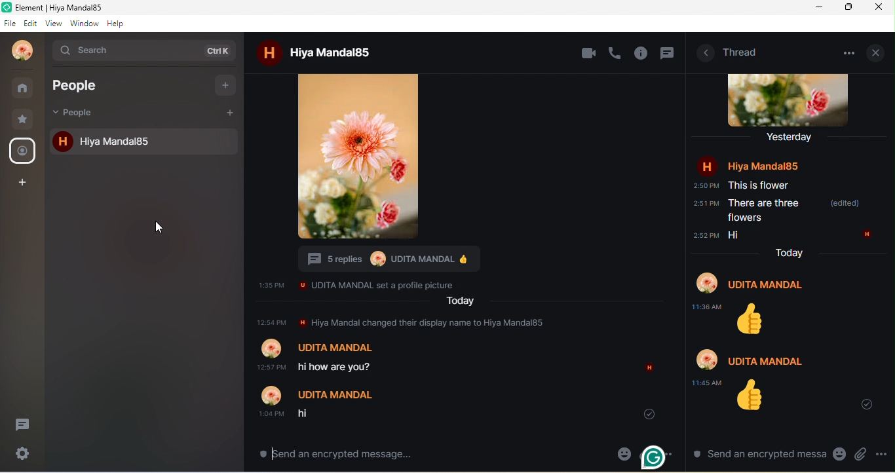 The width and height of the screenshot is (895, 473). What do you see at coordinates (839, 455) in the screenshot?
I see `emoji` at bounding box center [839, 455].